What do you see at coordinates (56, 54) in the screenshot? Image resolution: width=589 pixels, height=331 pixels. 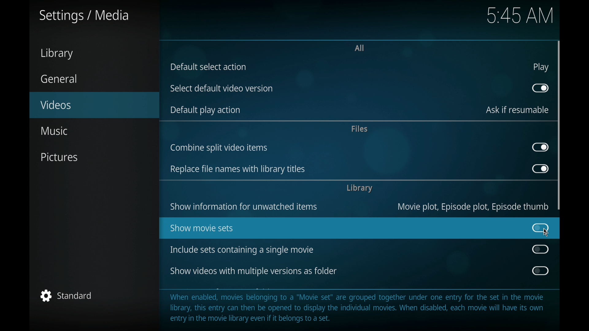 I see `library` at bounding box center [56, 54].